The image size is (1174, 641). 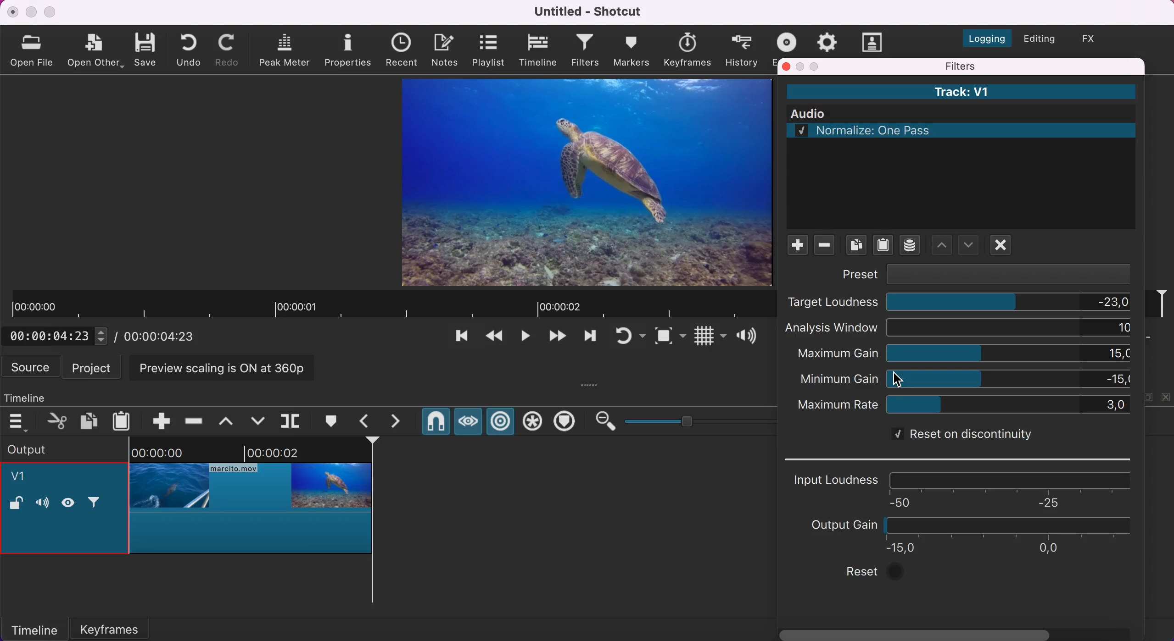 What do you see at coordinates (750, 337) in the screenshot?
I see `show volume control` at bounding box center [750, 337].